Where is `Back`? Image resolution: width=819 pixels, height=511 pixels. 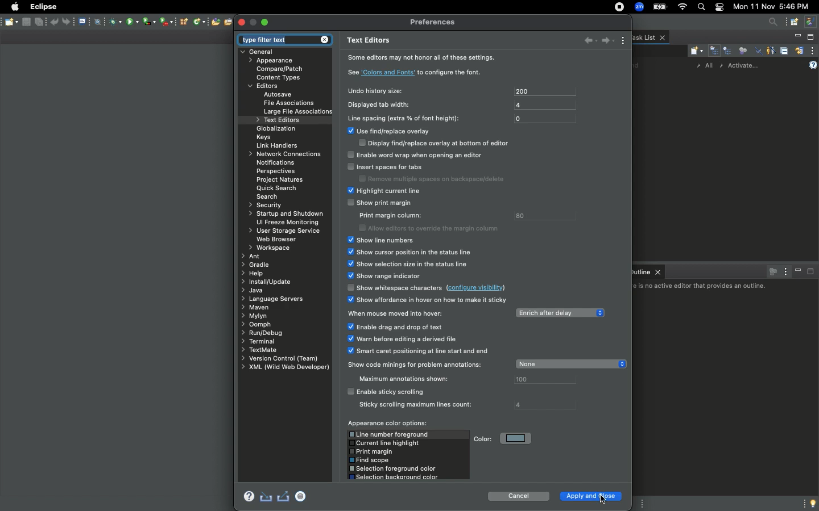
Back is located at coordinates (55, 22).